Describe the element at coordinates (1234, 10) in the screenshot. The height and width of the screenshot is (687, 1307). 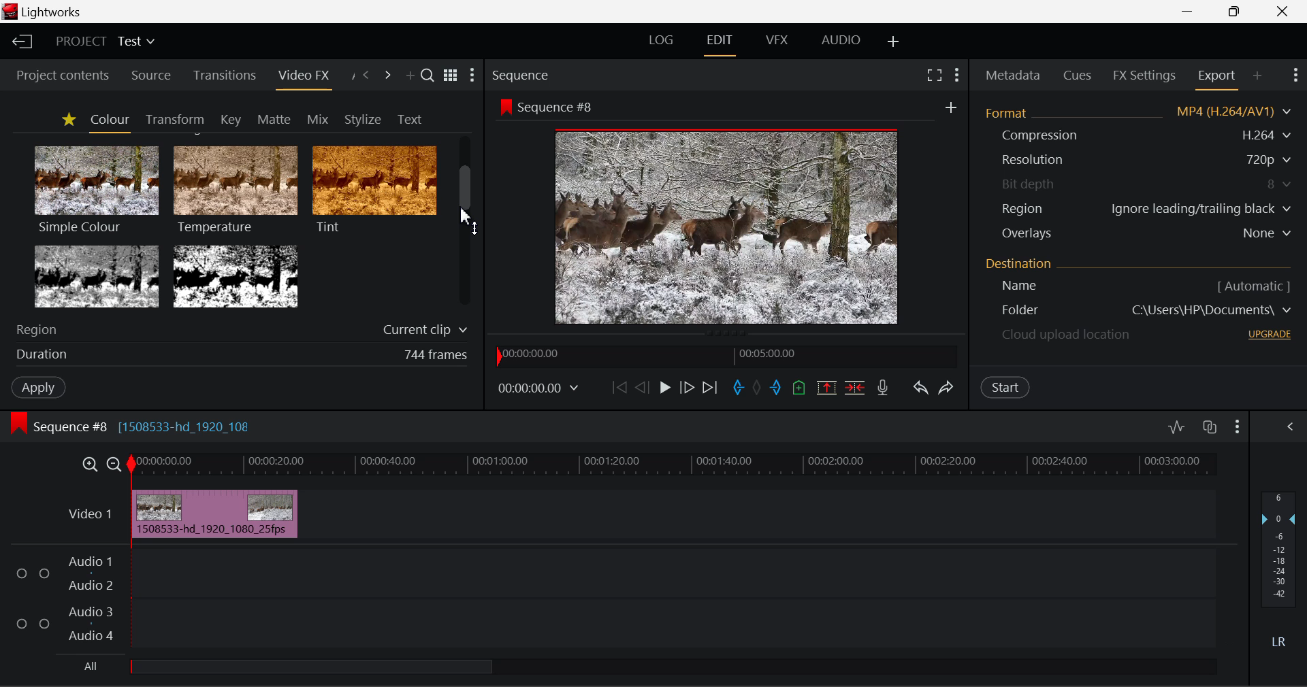
I see `Minimize` at that location.